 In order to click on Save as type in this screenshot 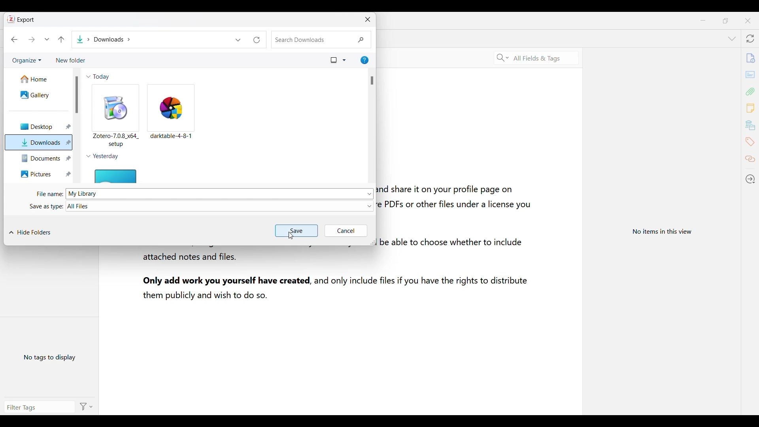, I will do `click(47, 208)`.